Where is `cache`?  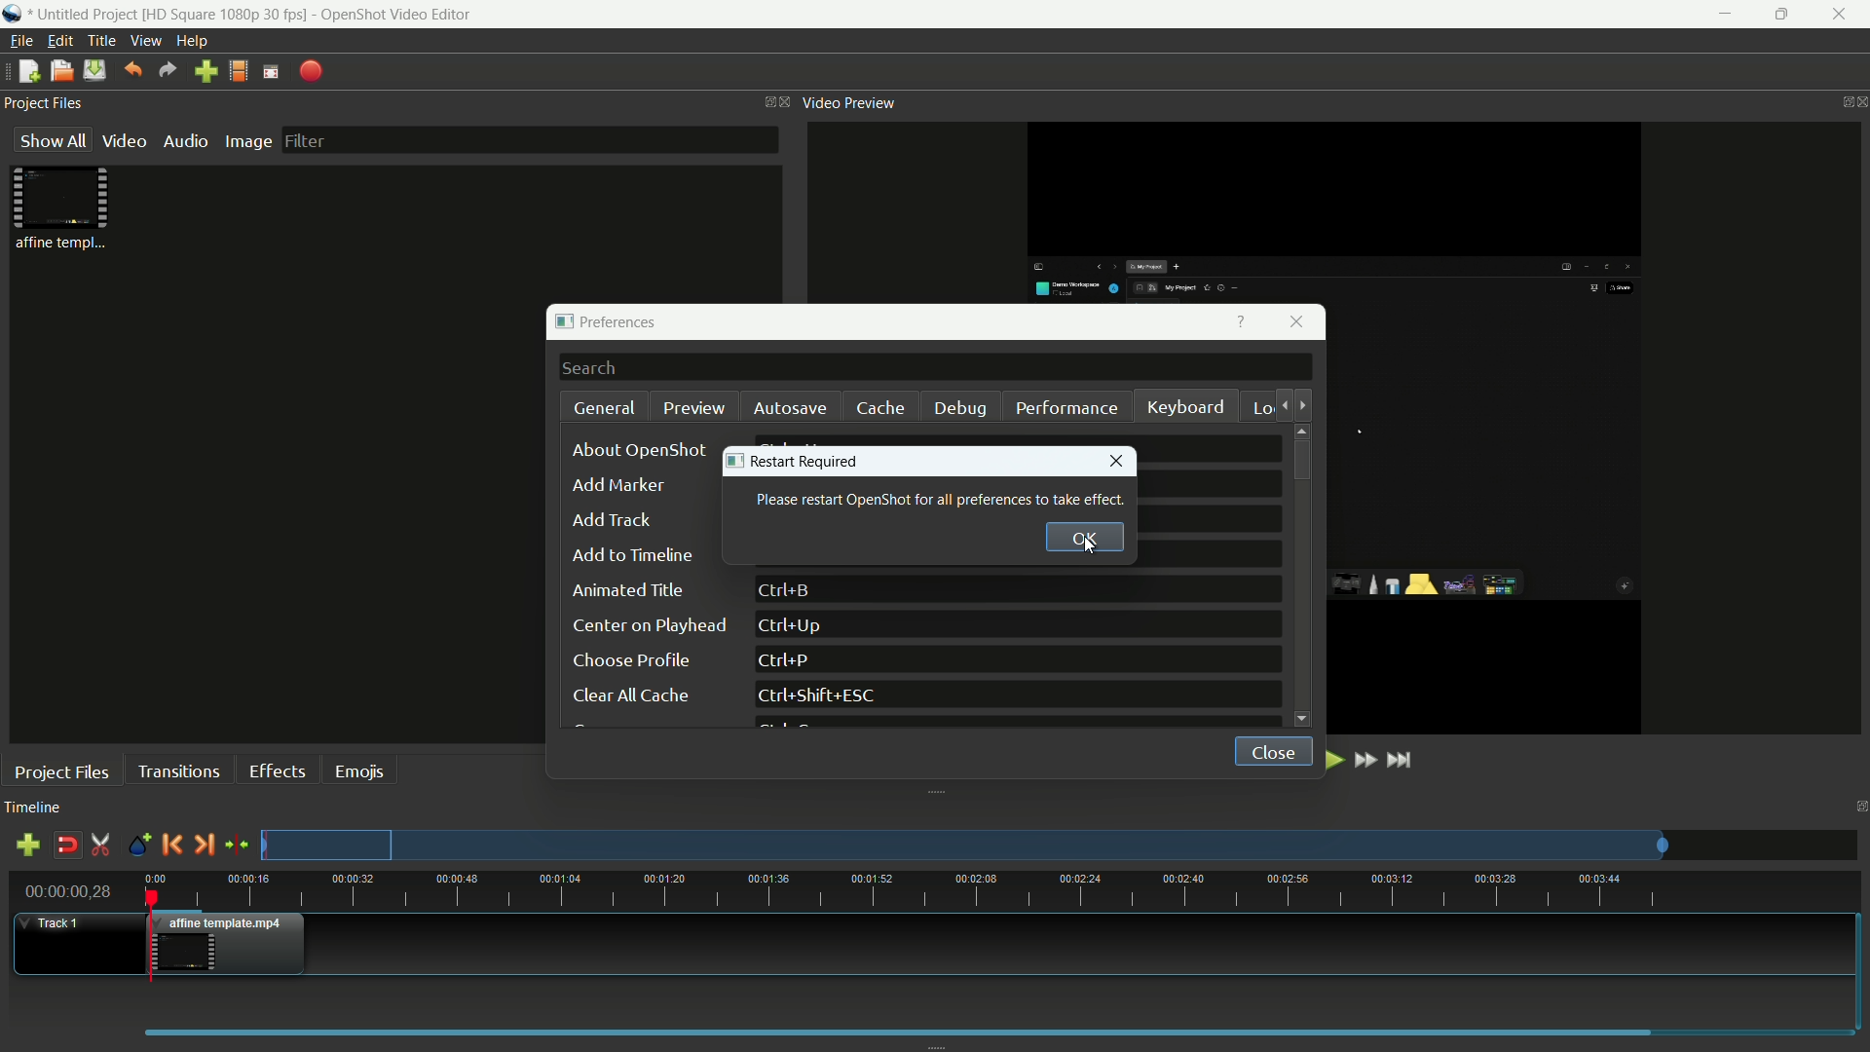
cache is located at coordinates (880, 408).